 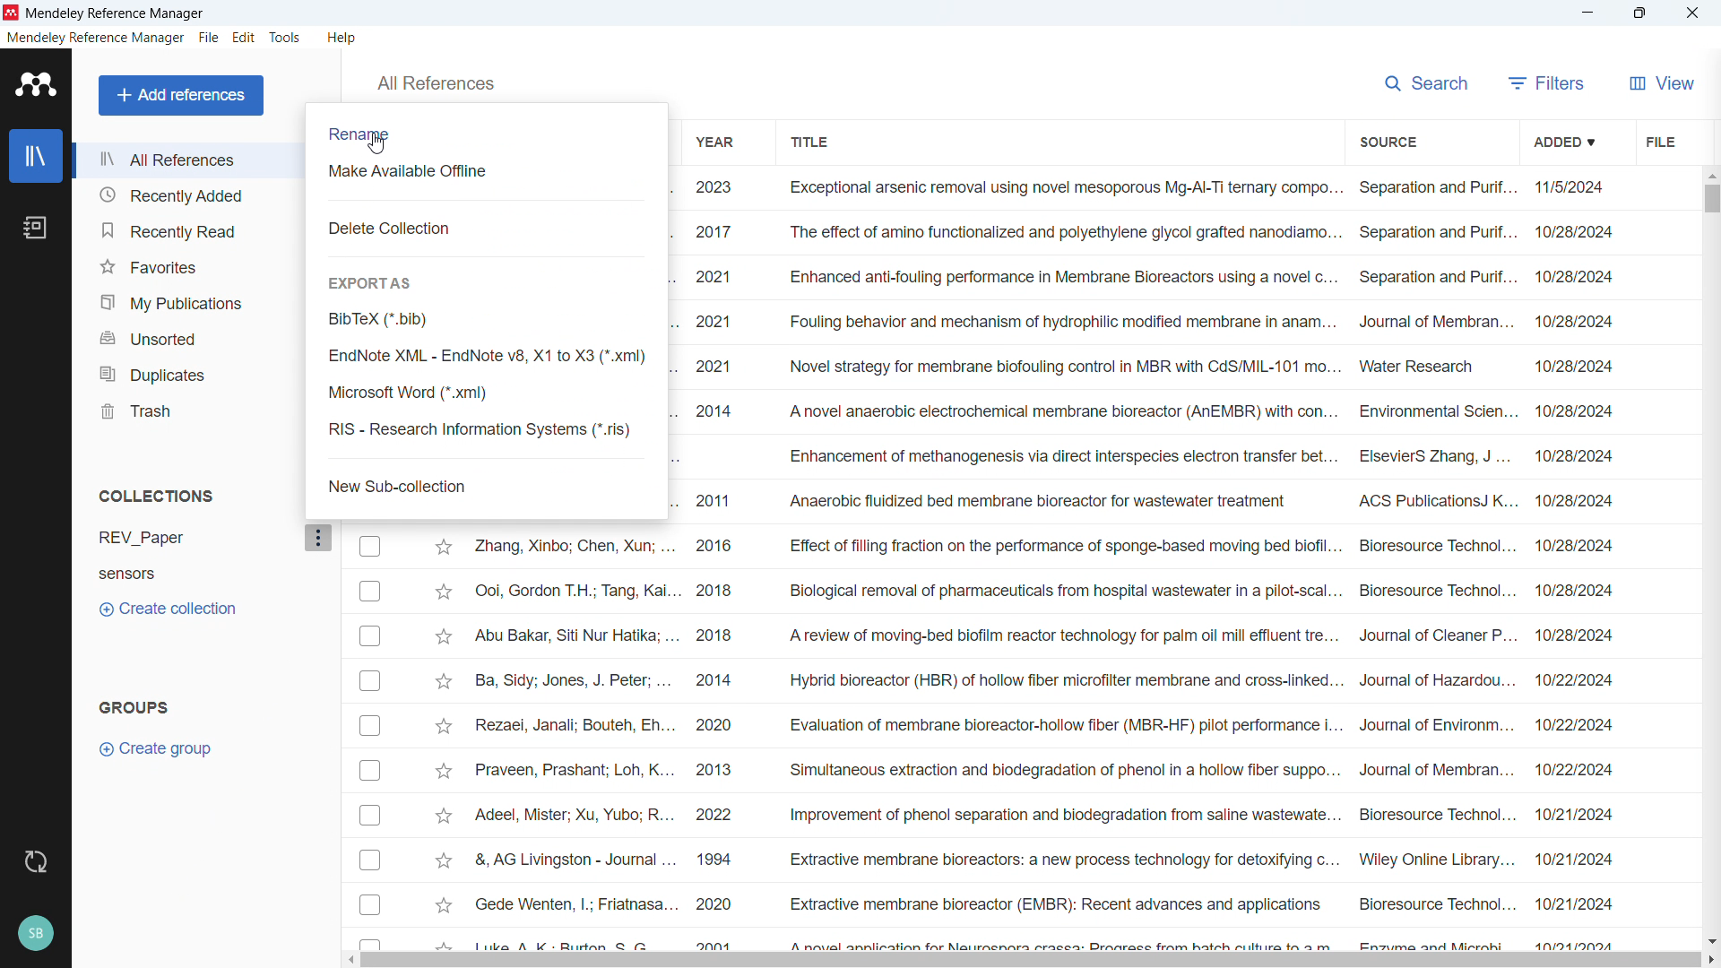 What do you see at coordinates (1643, 13) in the screenshot?
I see `maximise ` at bounding box center [1643, 13].